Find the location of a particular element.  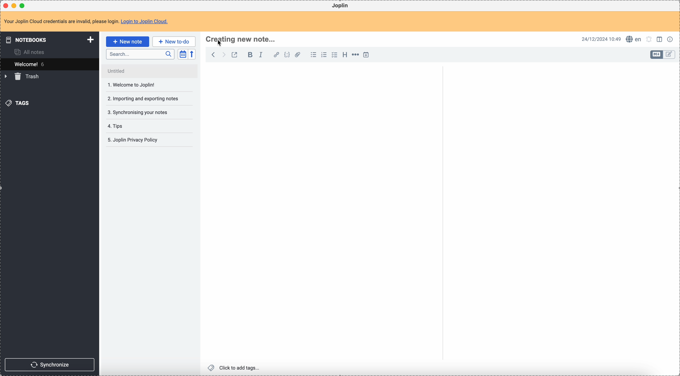

insert time is located at coordinates (368, 55).